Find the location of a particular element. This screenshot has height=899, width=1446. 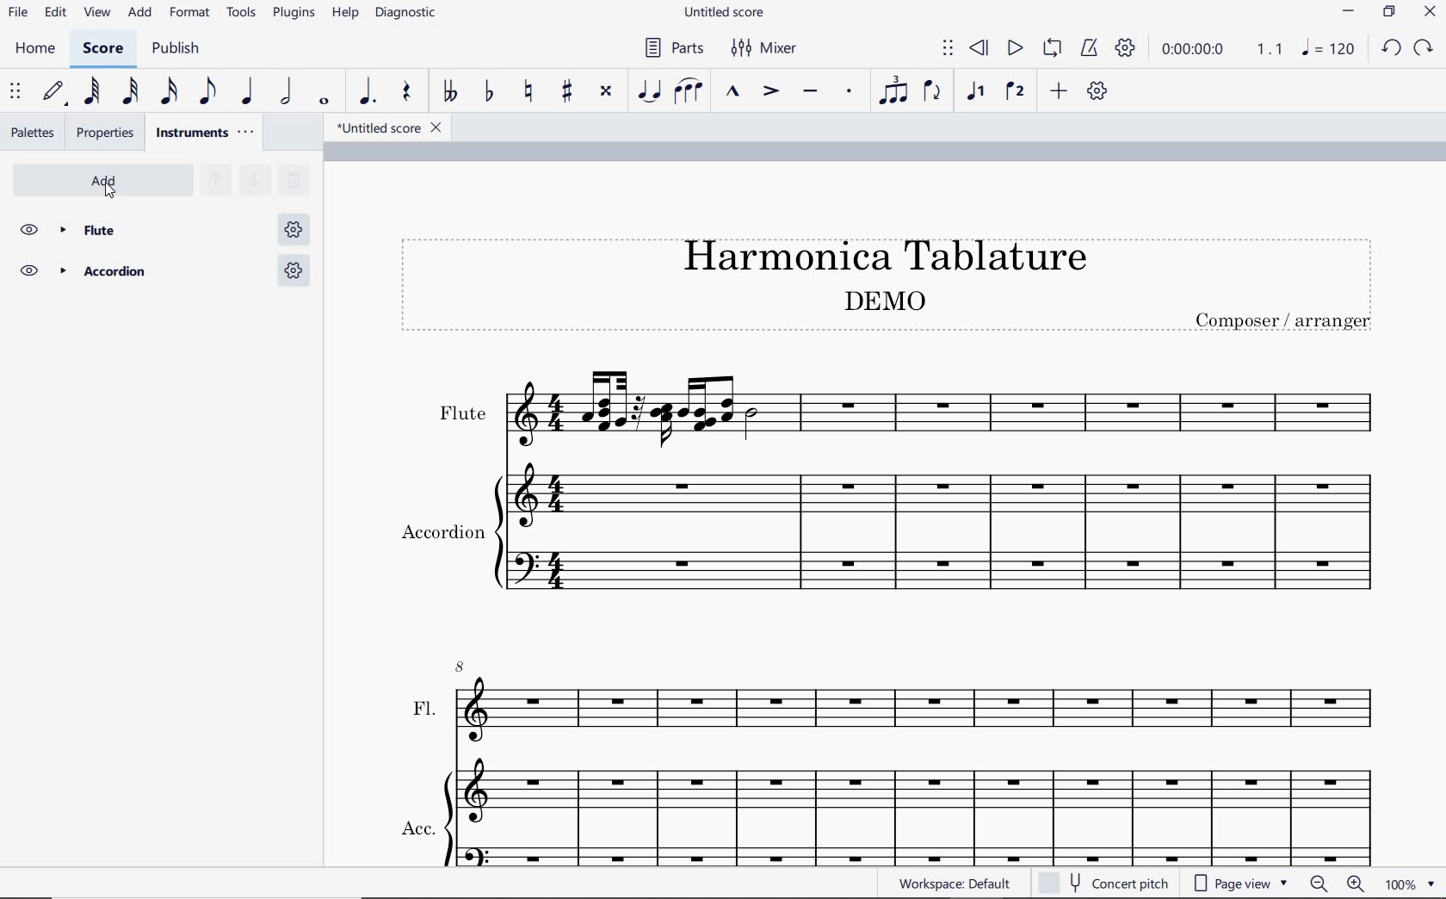

slur is located at coordinates (691, 92).